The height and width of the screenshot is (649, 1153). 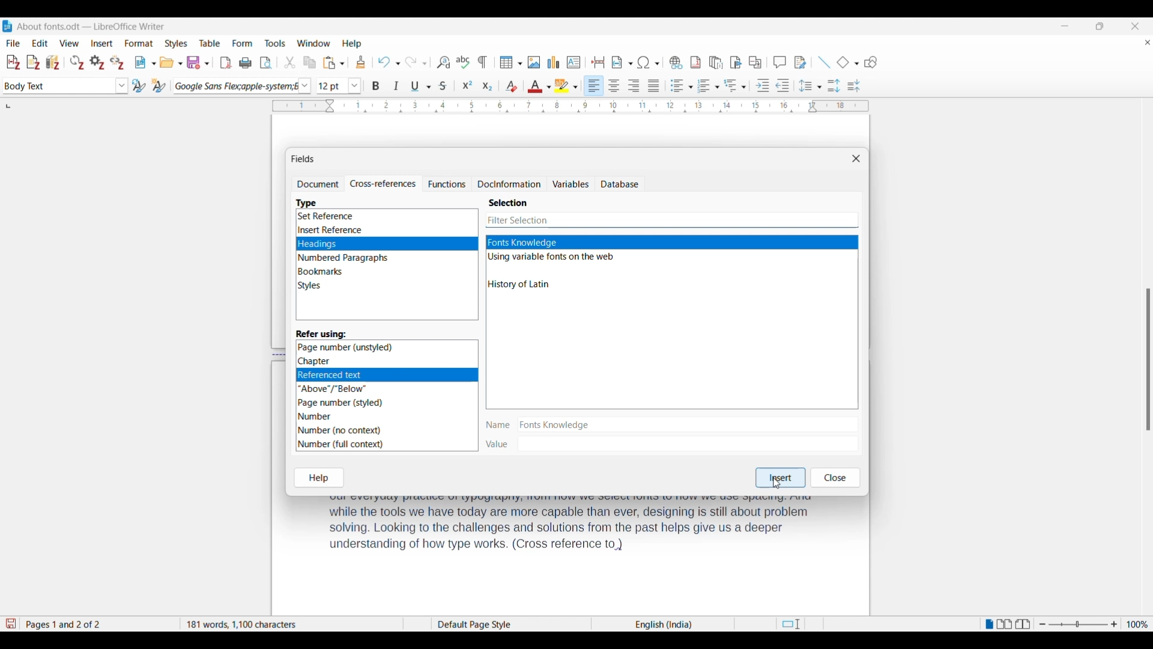 What do you see at coordinates (1146, 359) in the screenshot?
I see `scroll bar` at bounding box center [1146, 359].